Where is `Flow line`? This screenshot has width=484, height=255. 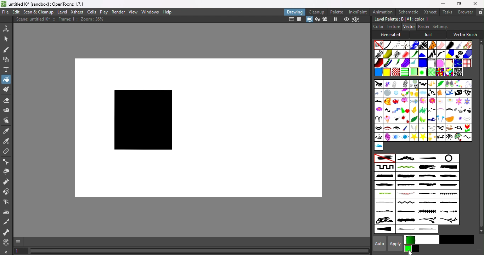
Flow line is located at coordinates (413, 63).